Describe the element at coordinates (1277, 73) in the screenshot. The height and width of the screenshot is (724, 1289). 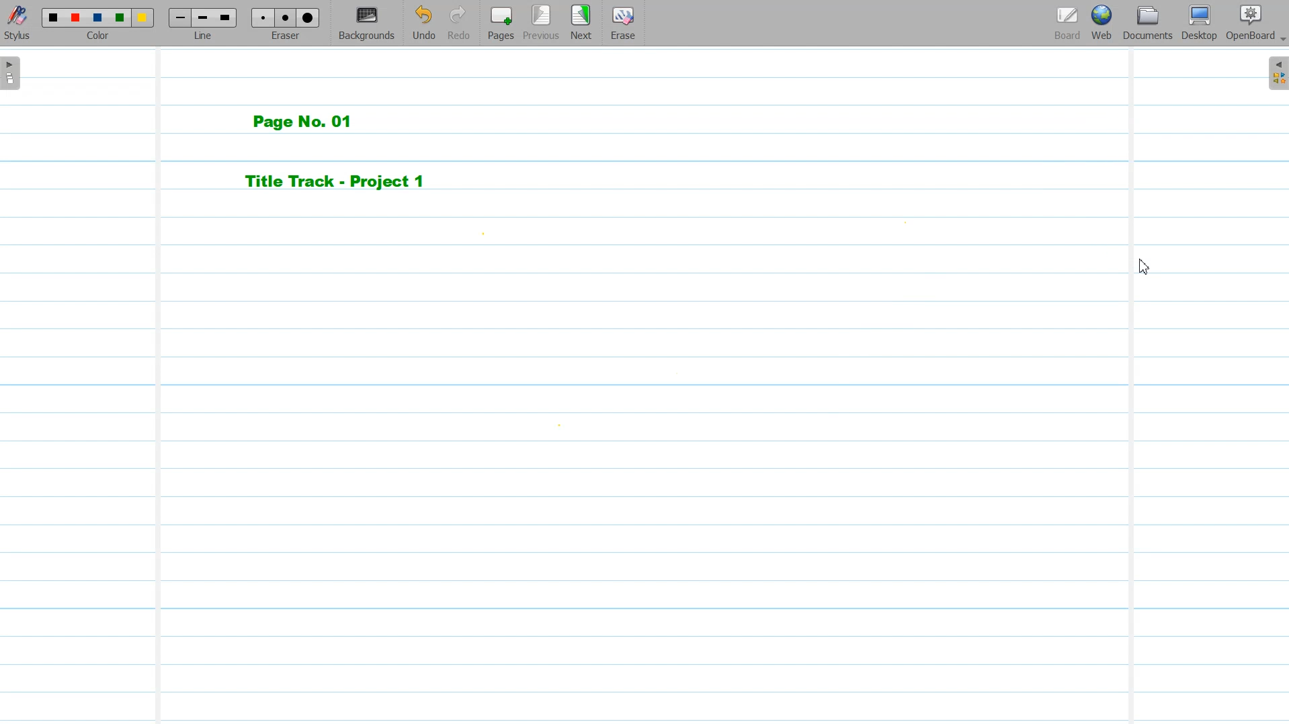
I see `Side Bar` at that location.